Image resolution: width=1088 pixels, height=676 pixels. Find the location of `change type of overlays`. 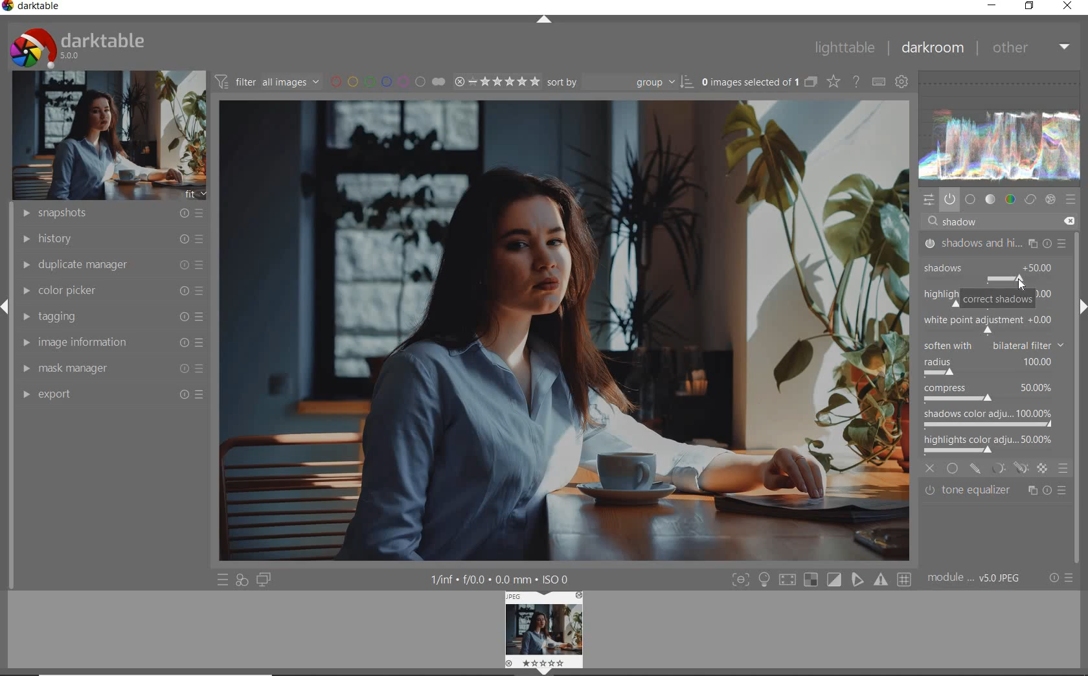

change type of overlays is located at coordinates (835, 81).